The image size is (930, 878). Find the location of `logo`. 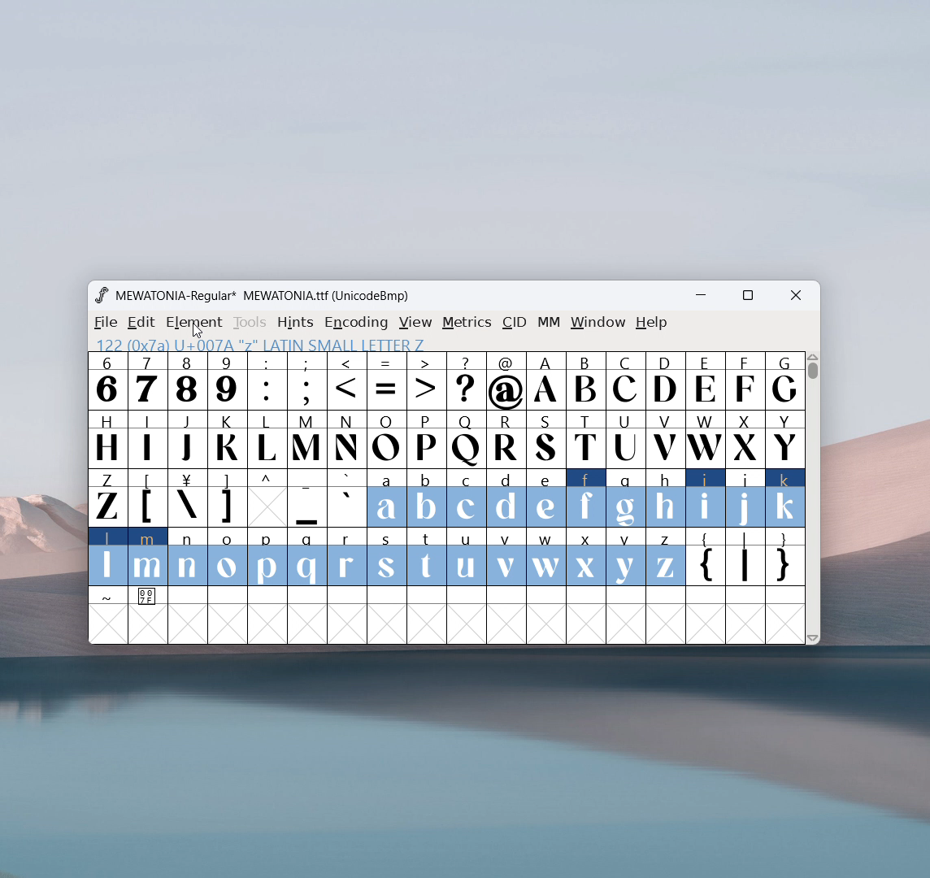

logo is located at coordinates (101, 295).